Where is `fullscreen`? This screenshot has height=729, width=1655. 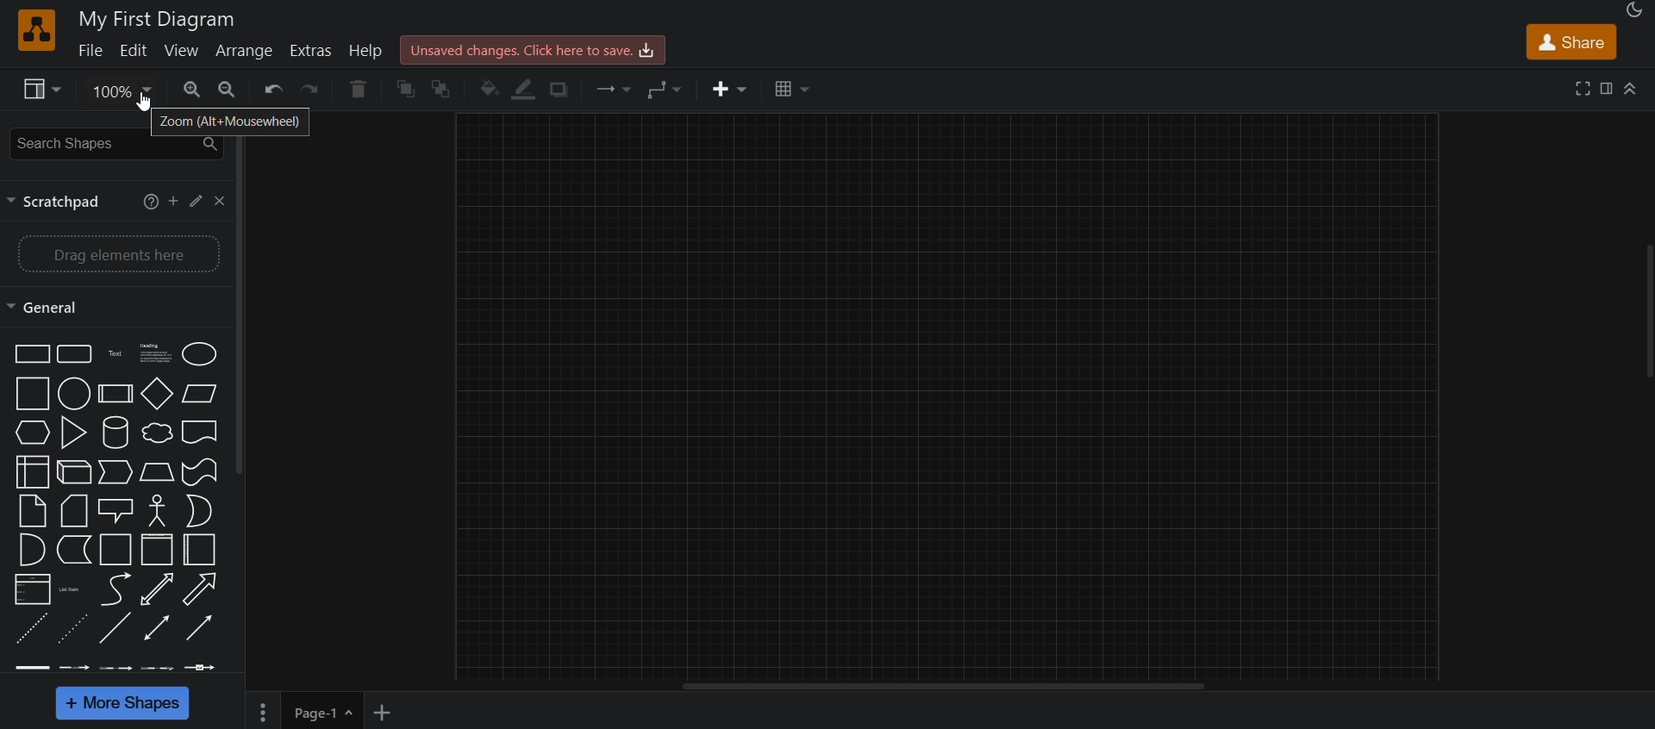
fullscreen is located at coordinates (1579, 87).